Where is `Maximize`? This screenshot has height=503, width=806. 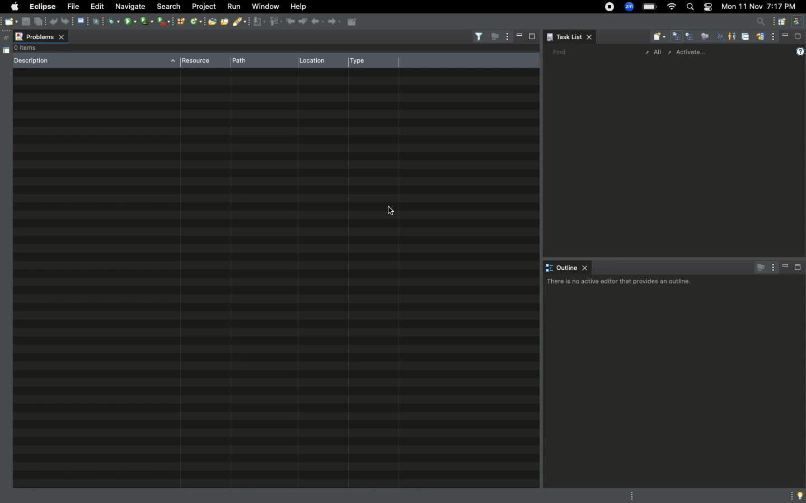 Maximize is located at coordinates (798, 36).